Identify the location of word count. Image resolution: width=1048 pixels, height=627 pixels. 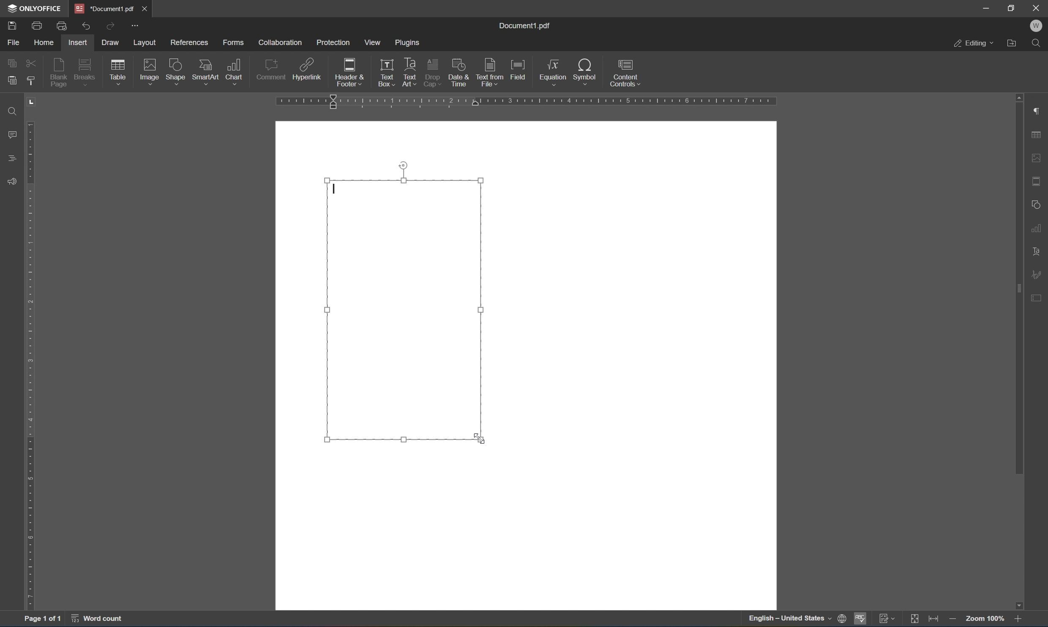
(98, 619).